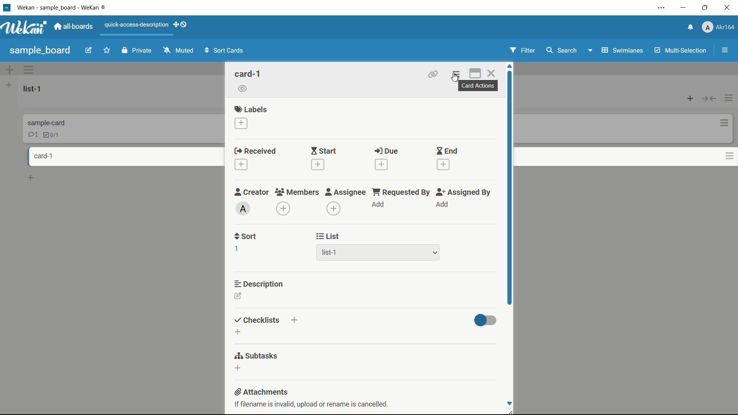  I want to click on edit, so click(88, 51).